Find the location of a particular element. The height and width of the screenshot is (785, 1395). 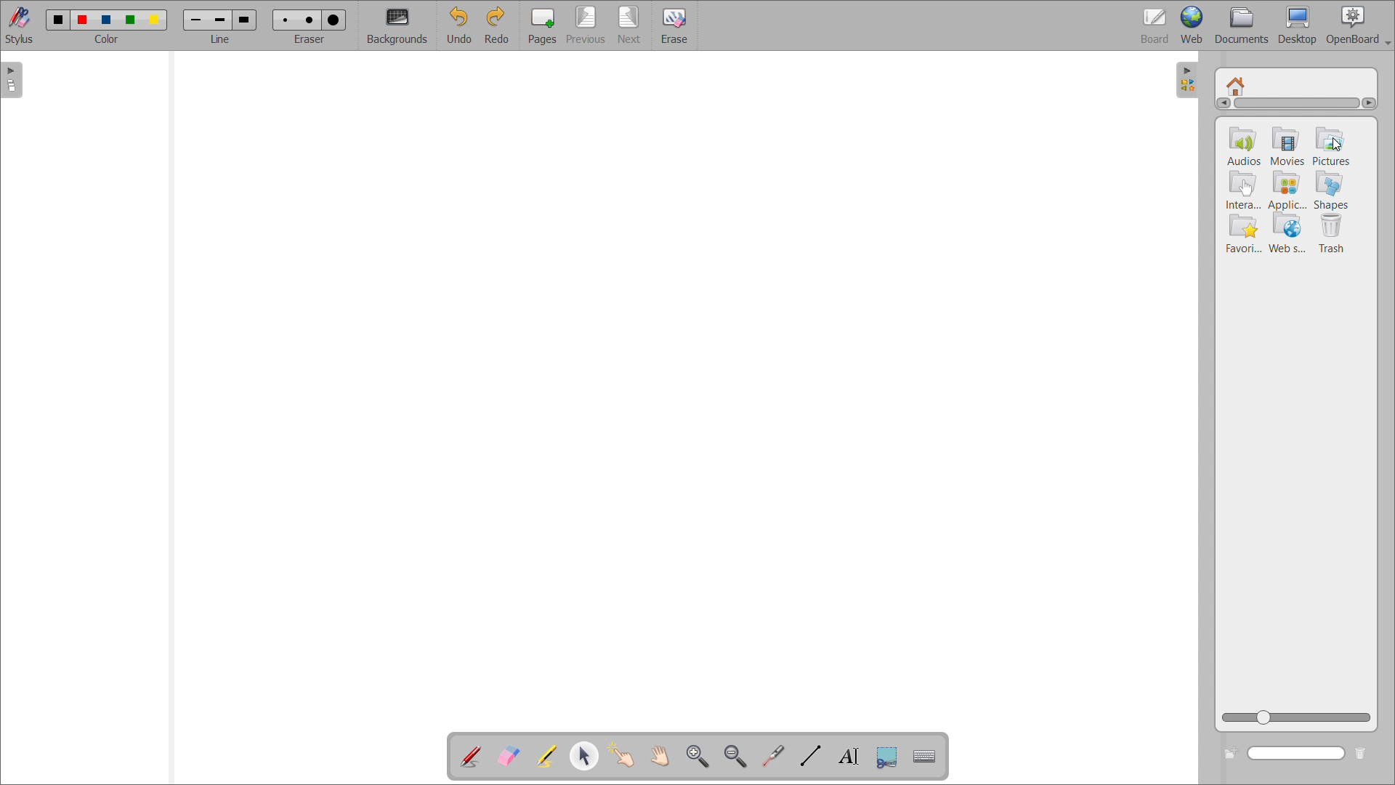

previous page is located at coordinates (586, 24).